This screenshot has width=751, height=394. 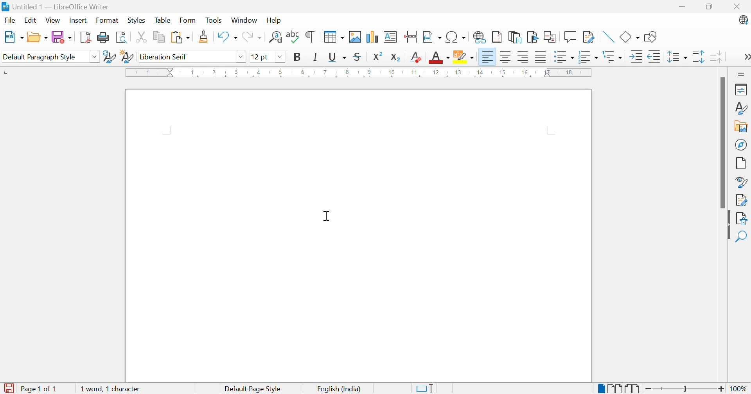 I want to click on Multiple-page view, so click(x=616, y=389).